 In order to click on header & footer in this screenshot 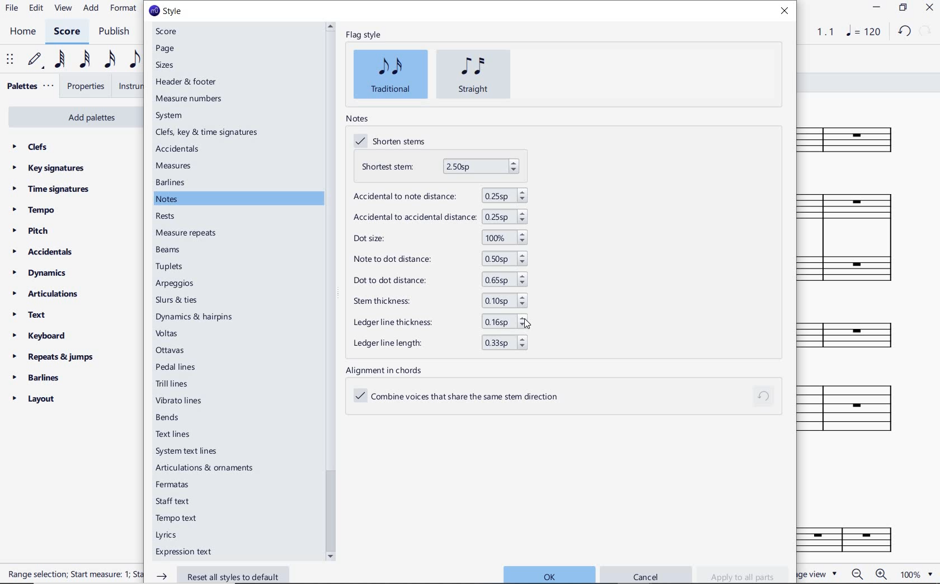, I will do `click(189, 81)`.